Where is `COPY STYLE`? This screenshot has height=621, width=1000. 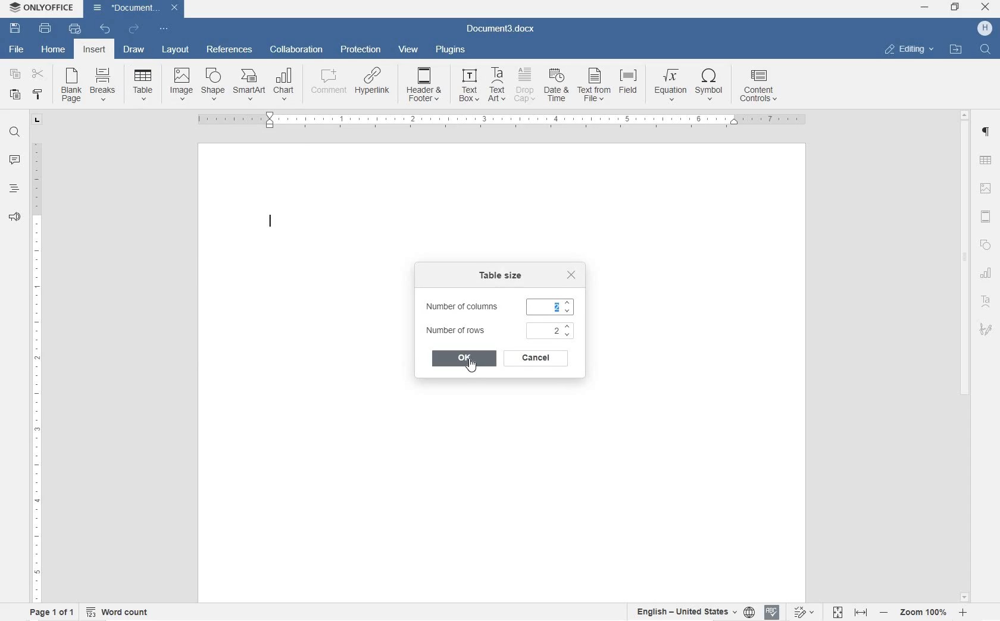 COPY STYLE is located at coordinates (39, 96).